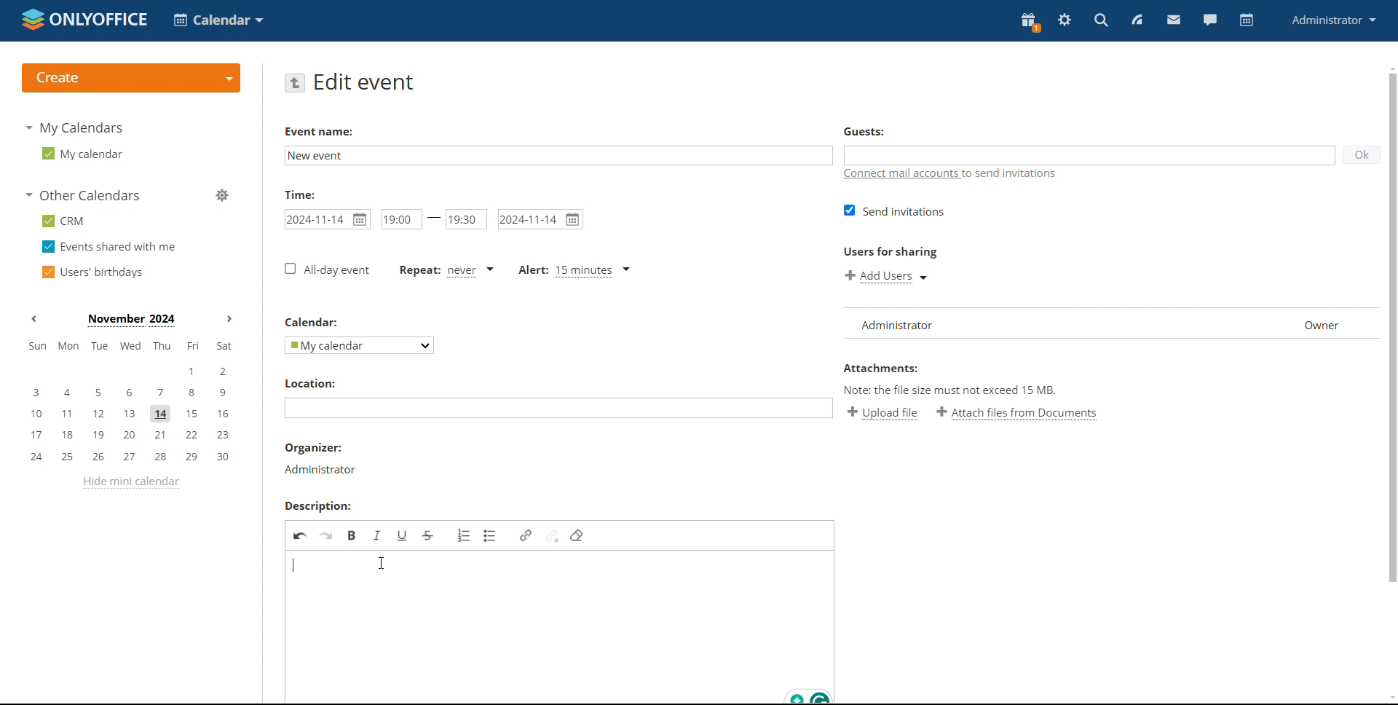 The width and height of the screenshot is (1398, 705). Describe the element at coordinates (1016, 414) in the screenshot. I see `attach file from documents` at that location.